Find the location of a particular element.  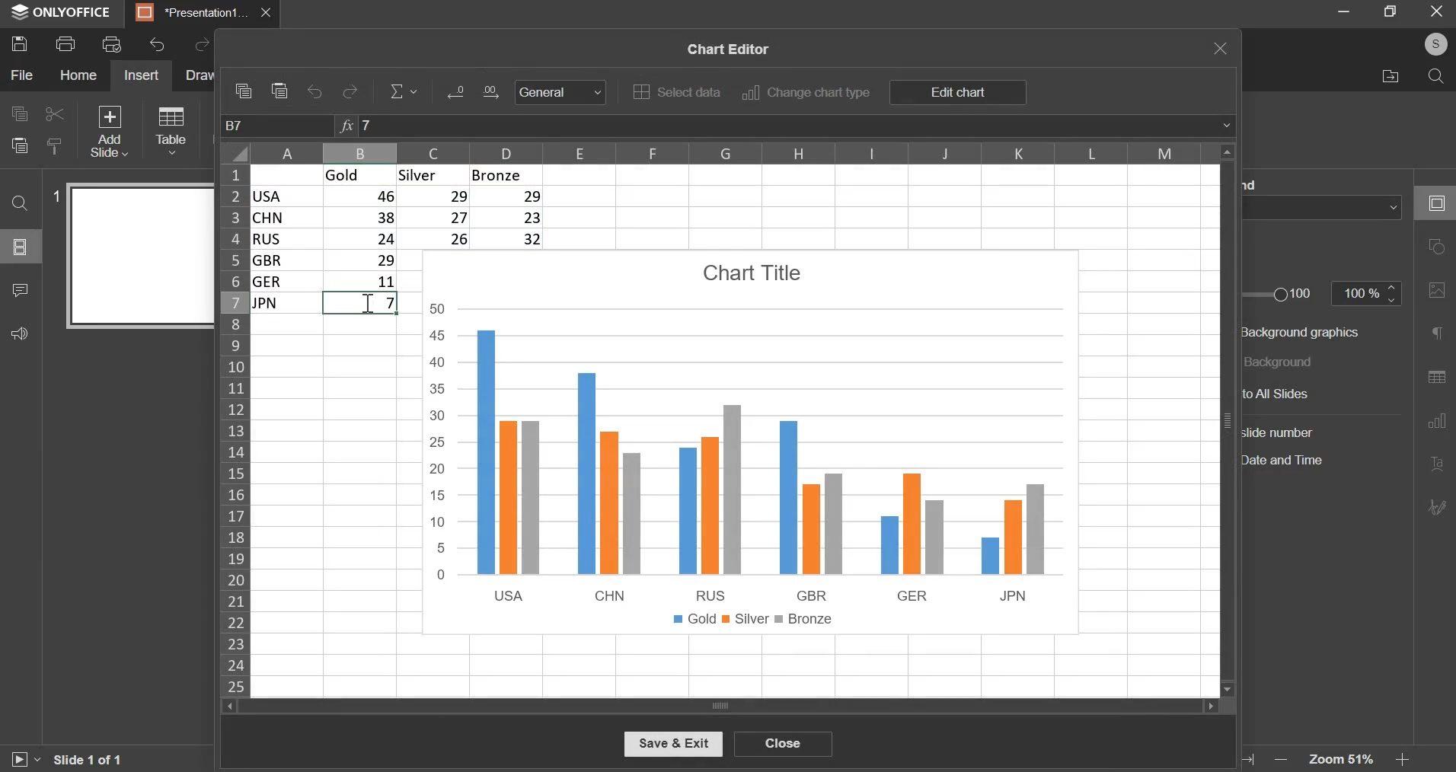

27 is located at coordinates (436, 218).